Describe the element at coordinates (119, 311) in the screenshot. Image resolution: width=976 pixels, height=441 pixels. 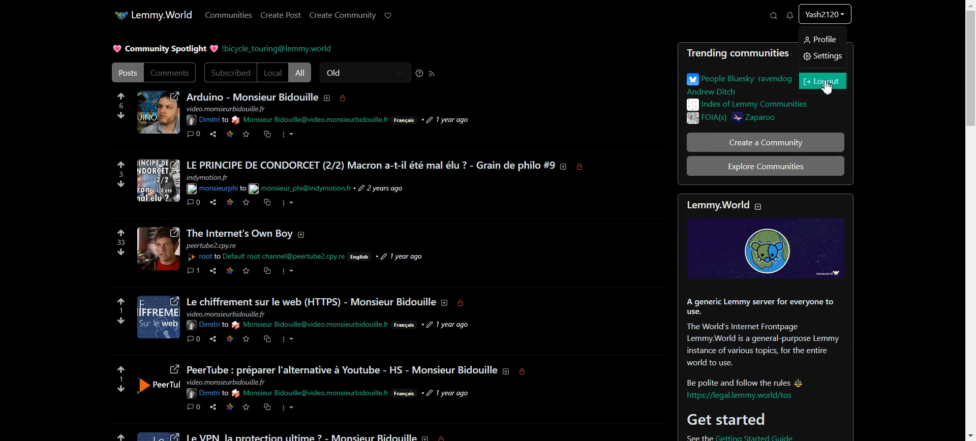
I see `1` at that location.